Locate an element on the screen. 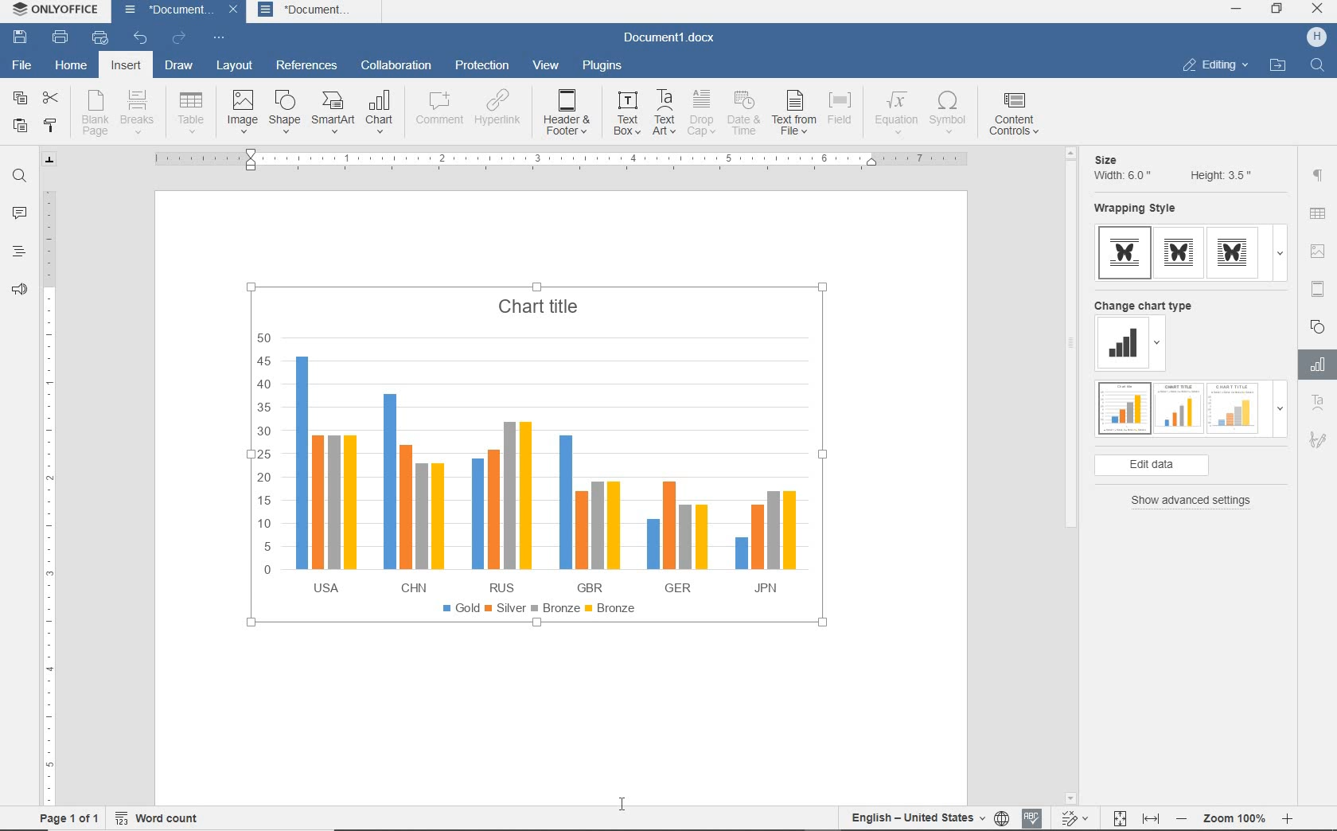 This screenshot has width=1337, height=831. Width: 6.0" is located at coordinates (1122, 175).